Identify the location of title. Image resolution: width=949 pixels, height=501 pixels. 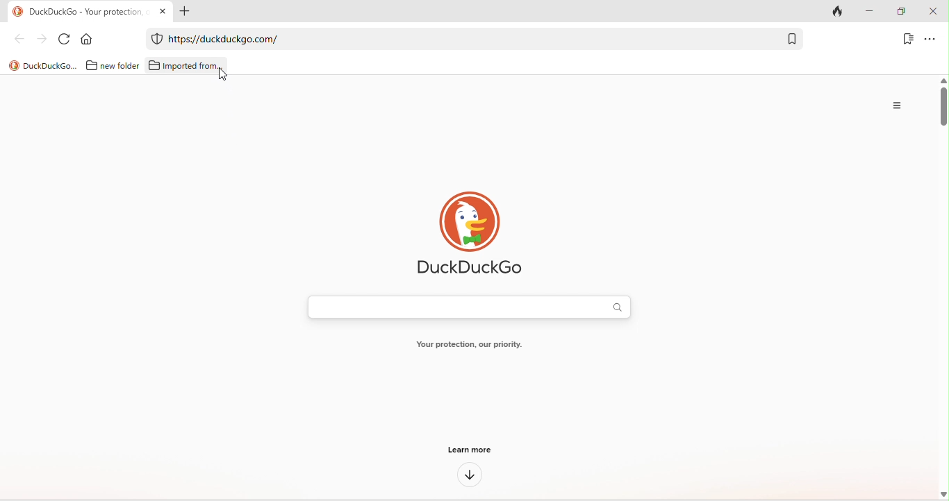
(40, 65).